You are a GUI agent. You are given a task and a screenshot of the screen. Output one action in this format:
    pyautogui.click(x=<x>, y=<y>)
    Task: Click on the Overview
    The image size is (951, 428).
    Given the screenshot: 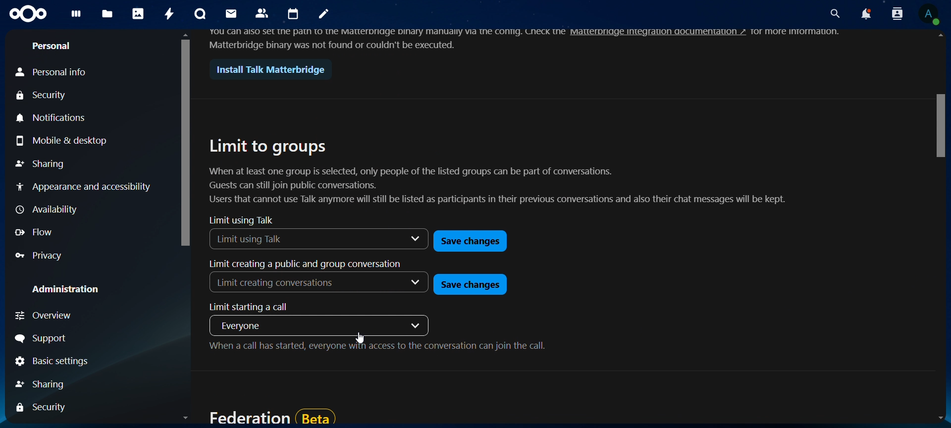 What is the action you would take?
    pyautogui.click(x=91, y=316)
    